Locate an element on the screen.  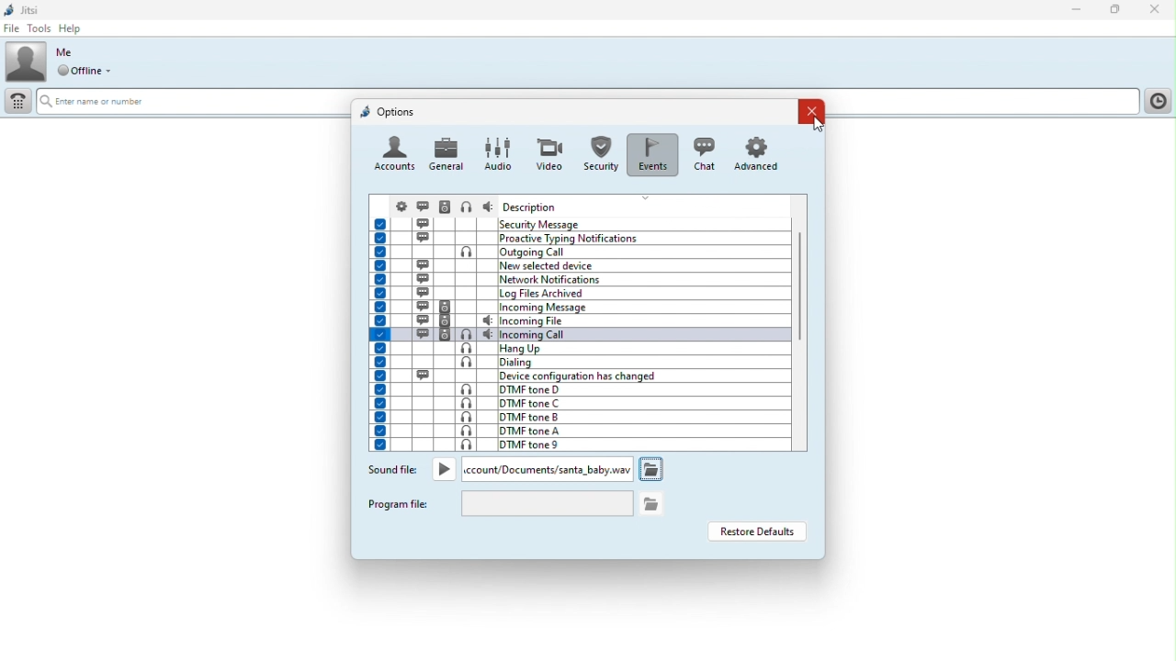
hang up is located at coordinates (578, 349).